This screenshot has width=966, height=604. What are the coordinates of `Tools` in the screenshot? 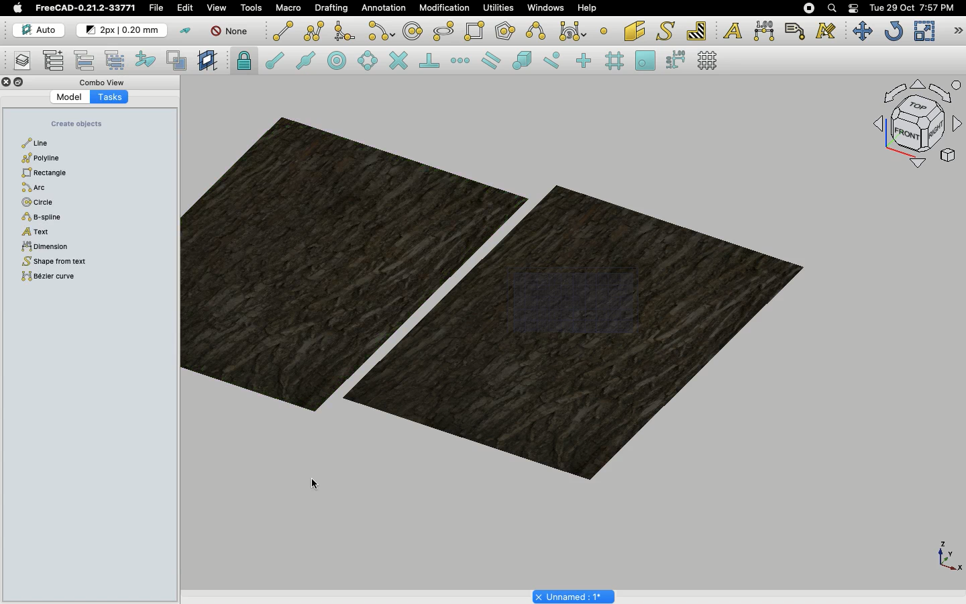 It's located at (251, 8).